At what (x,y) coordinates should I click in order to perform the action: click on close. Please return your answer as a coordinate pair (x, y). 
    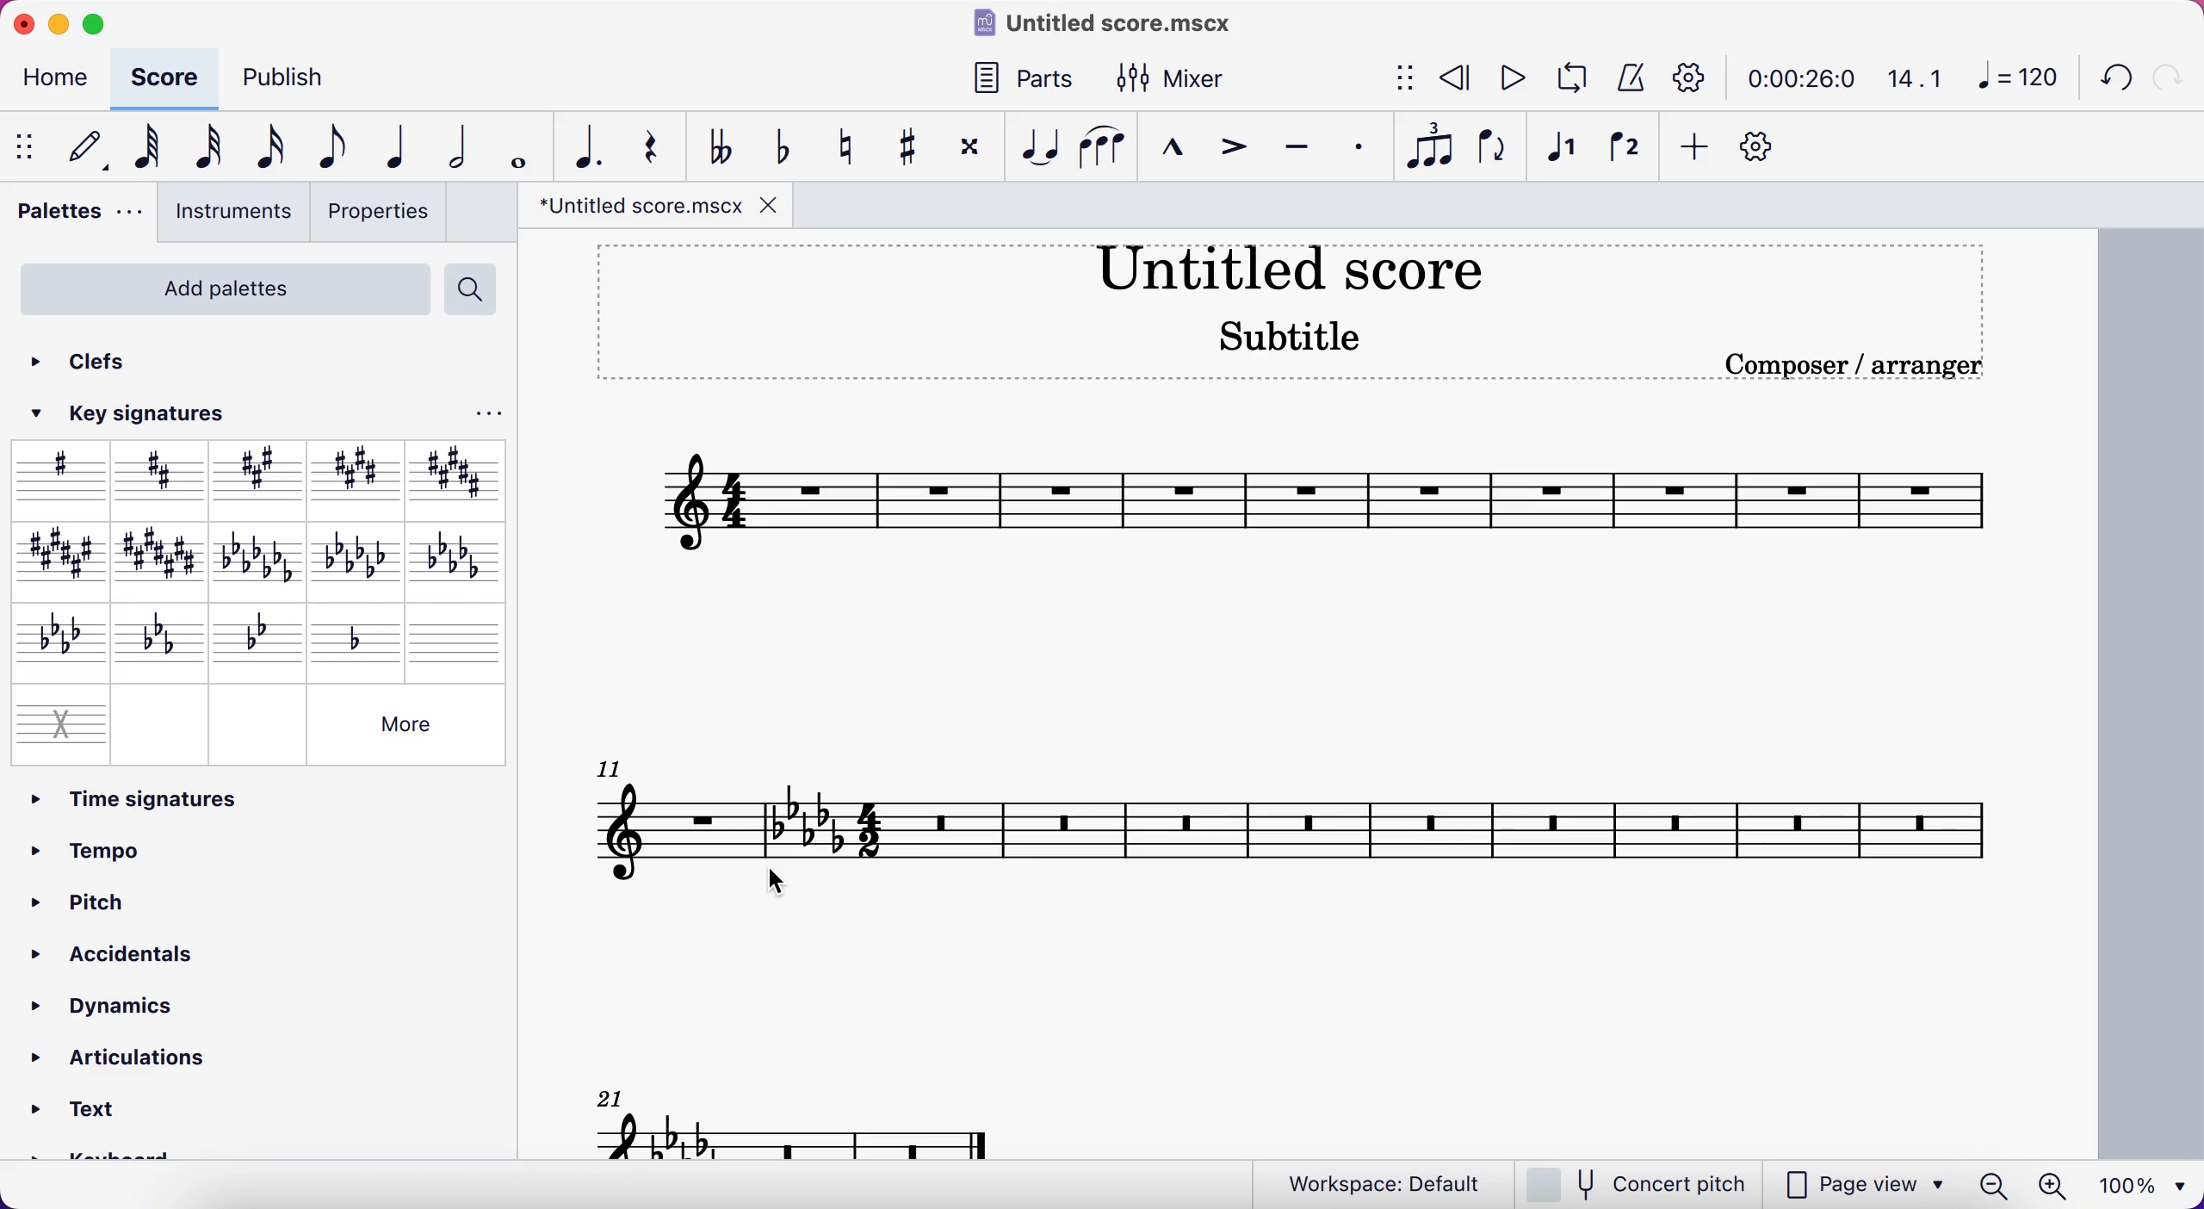
    Looking at the image, I should click on (23, 23).